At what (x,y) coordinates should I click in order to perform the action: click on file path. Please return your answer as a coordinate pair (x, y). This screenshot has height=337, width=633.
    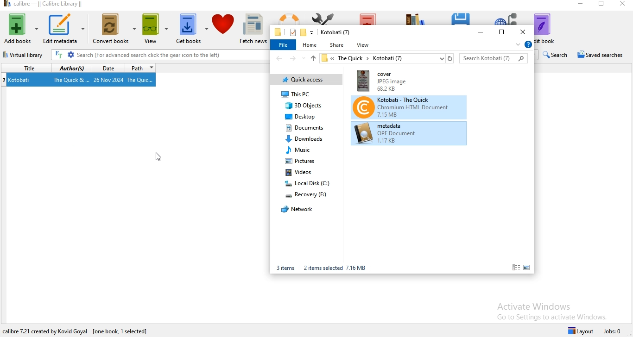
    Looking at the image, I should click on (387, 58).